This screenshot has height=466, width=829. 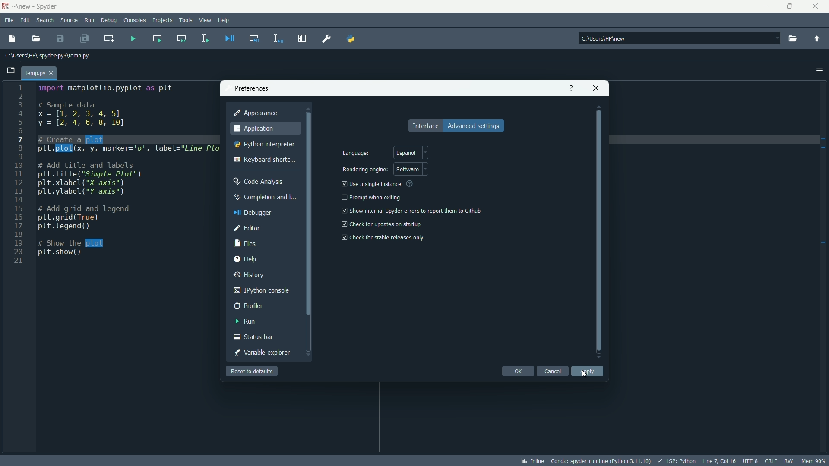 I want to click on C:\Users\HP\.spyder-py3\temp.py, so click(x=45, y=56).